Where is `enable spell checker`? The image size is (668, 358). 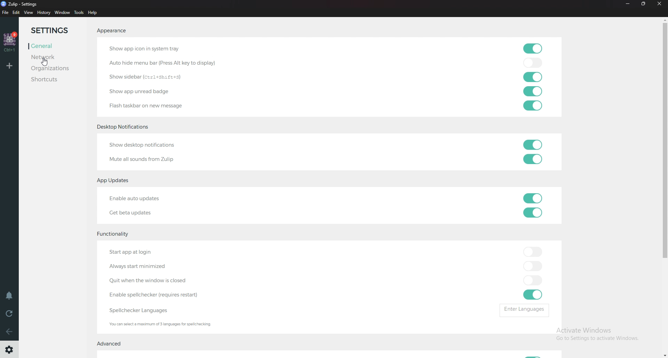
enable spell checker is located at coordinates (156, 295).